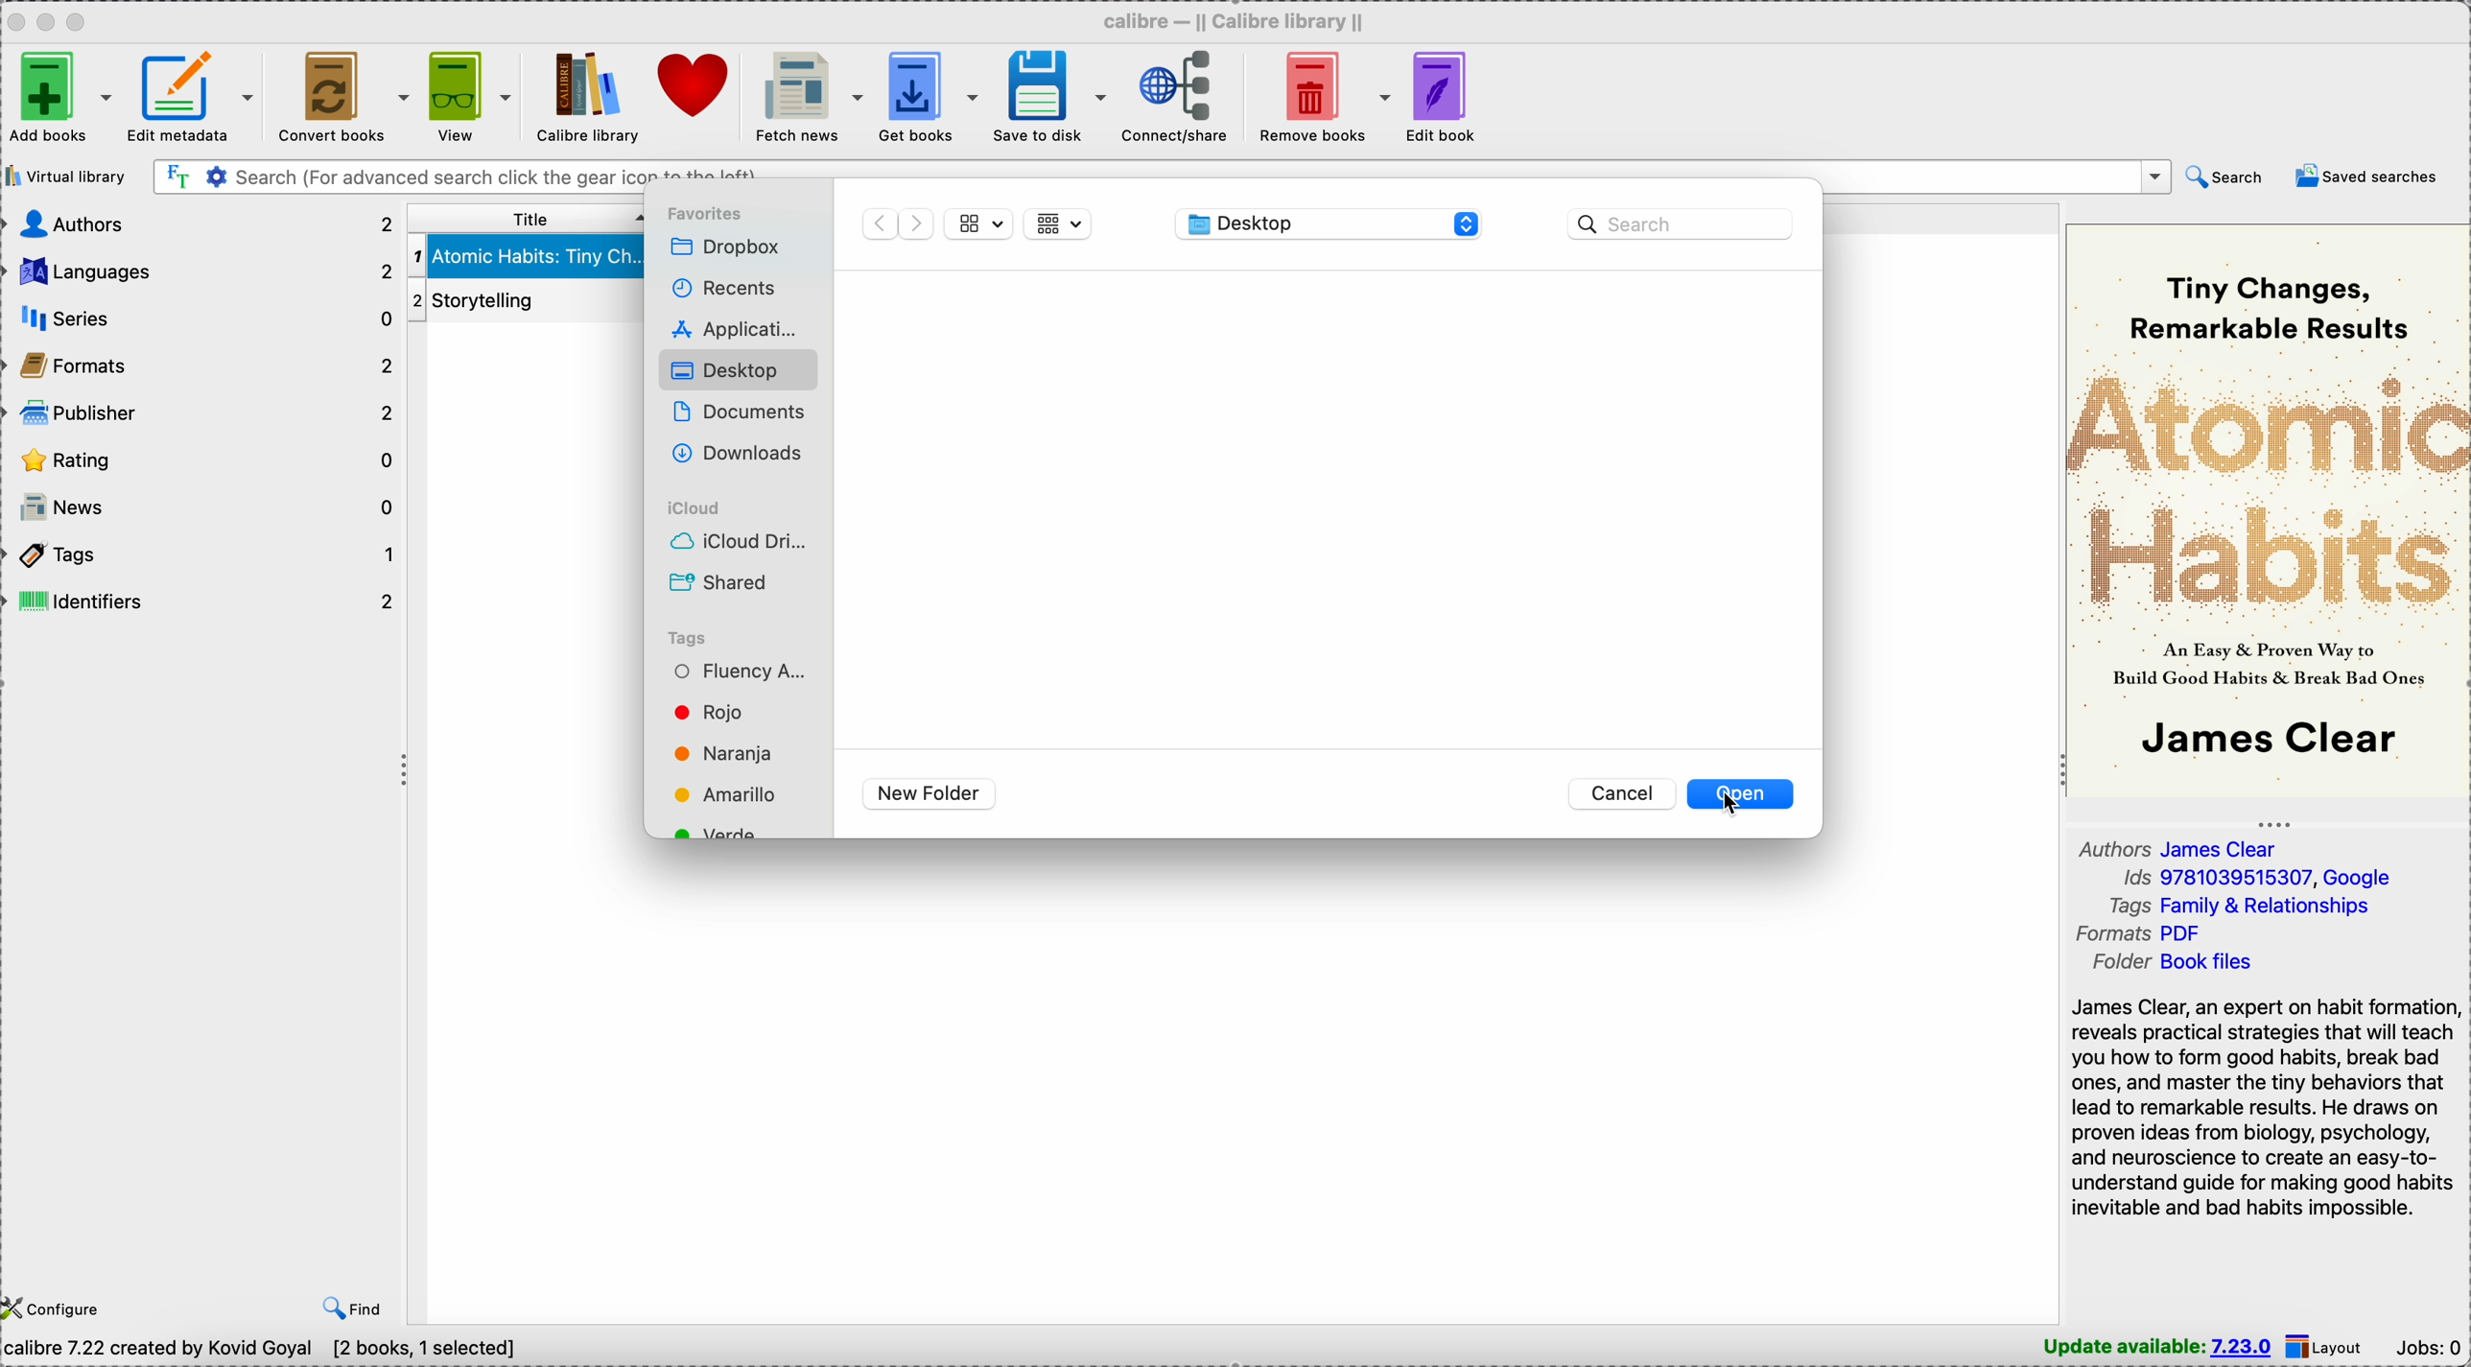 This screenshot has width=2471, height=1367. Describe the element at coordinates (704, 212) in the screenshot. I see `favorites` at that location.